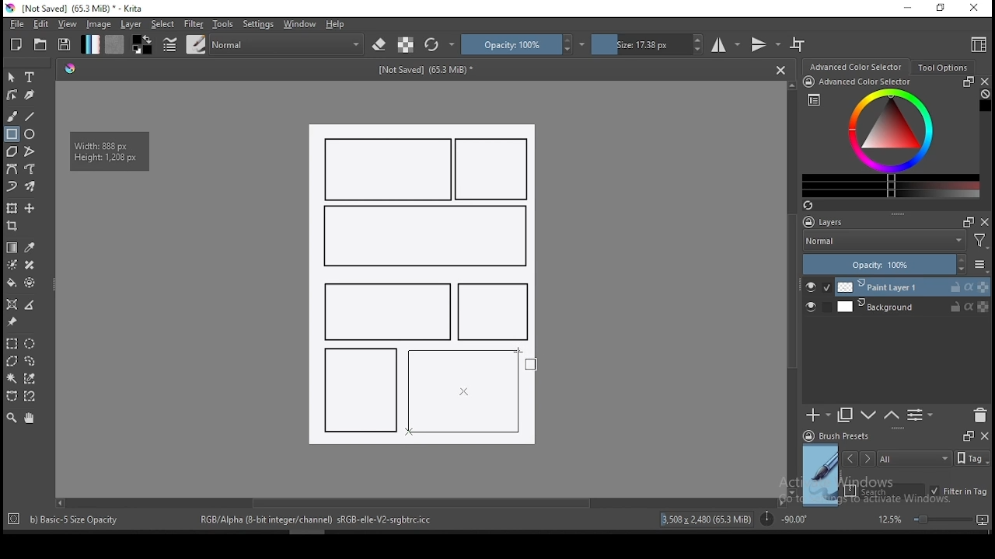 The width and height of the screenshot is (995, 559). I want to click on reference images tool, so click(11, 322).